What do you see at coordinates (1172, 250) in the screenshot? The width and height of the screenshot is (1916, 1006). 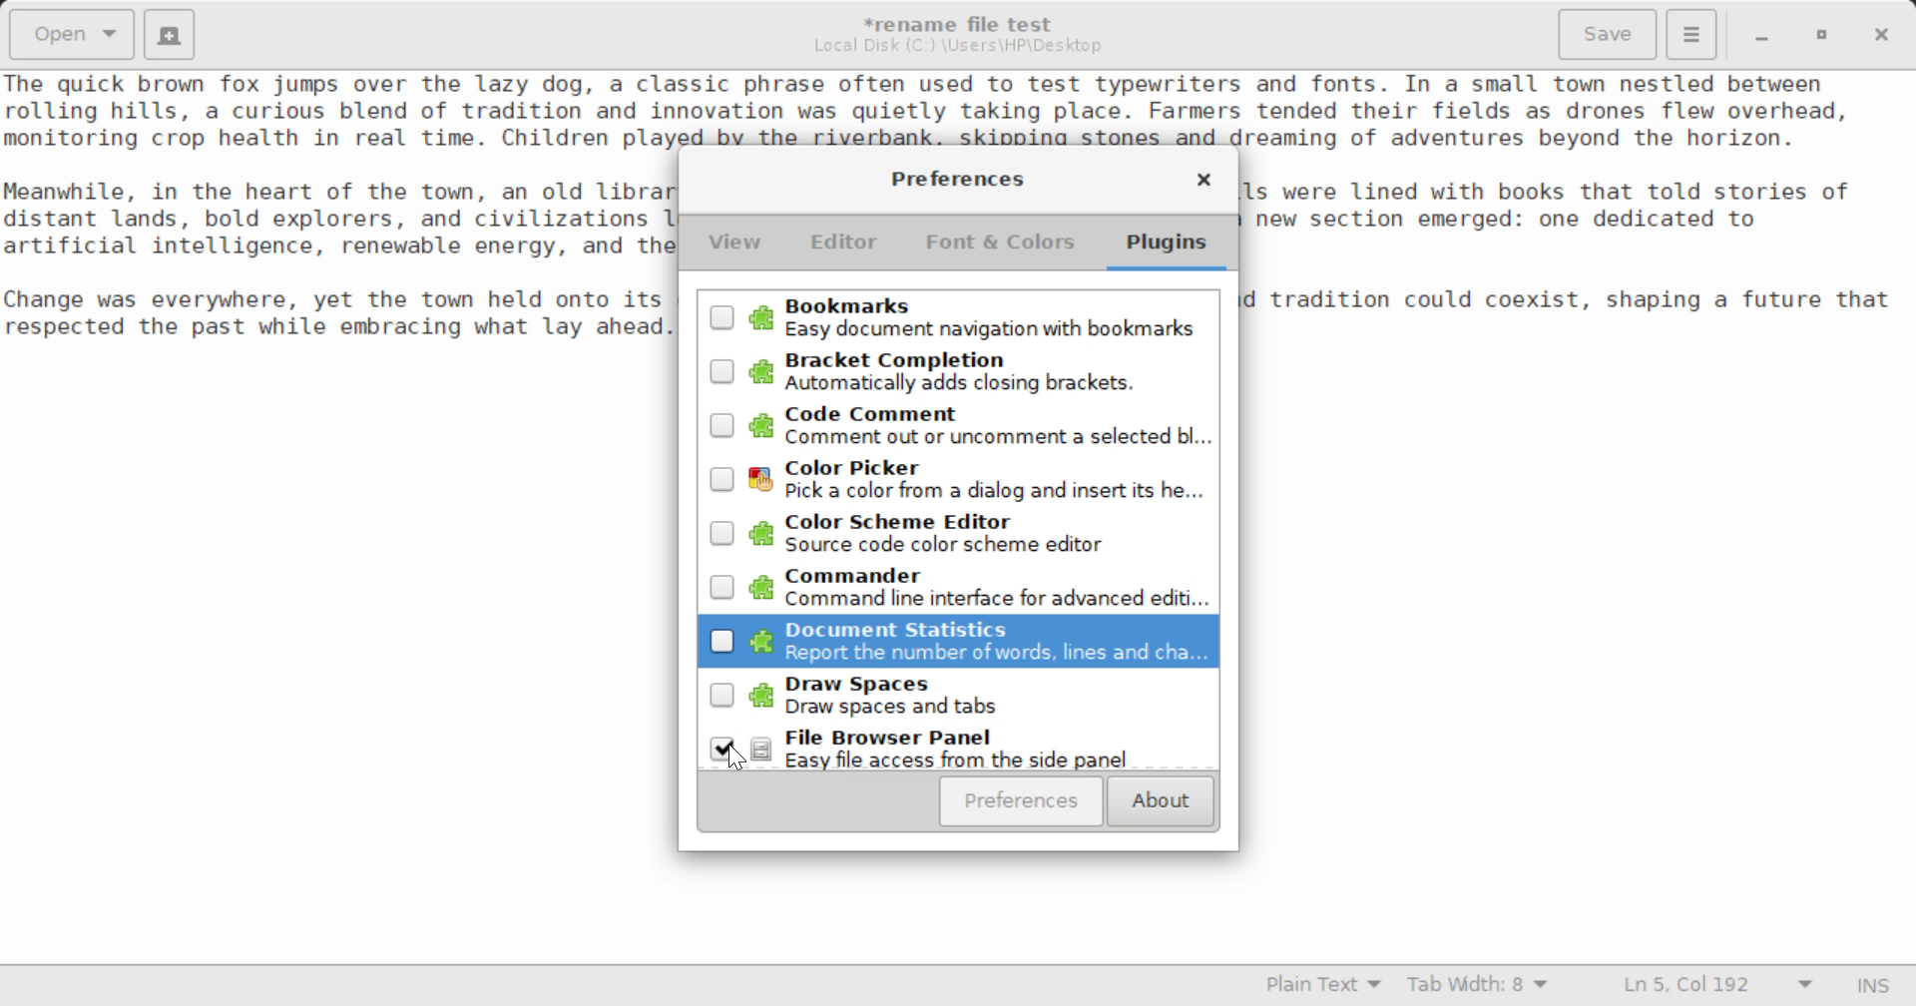 I see `Plugins Tab Selected` at bounding box center [1172, 250].